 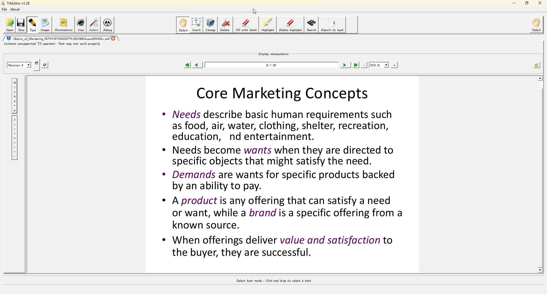 I want to click on select text mode : Click and drag to select a text, so click(x=279, y=281).